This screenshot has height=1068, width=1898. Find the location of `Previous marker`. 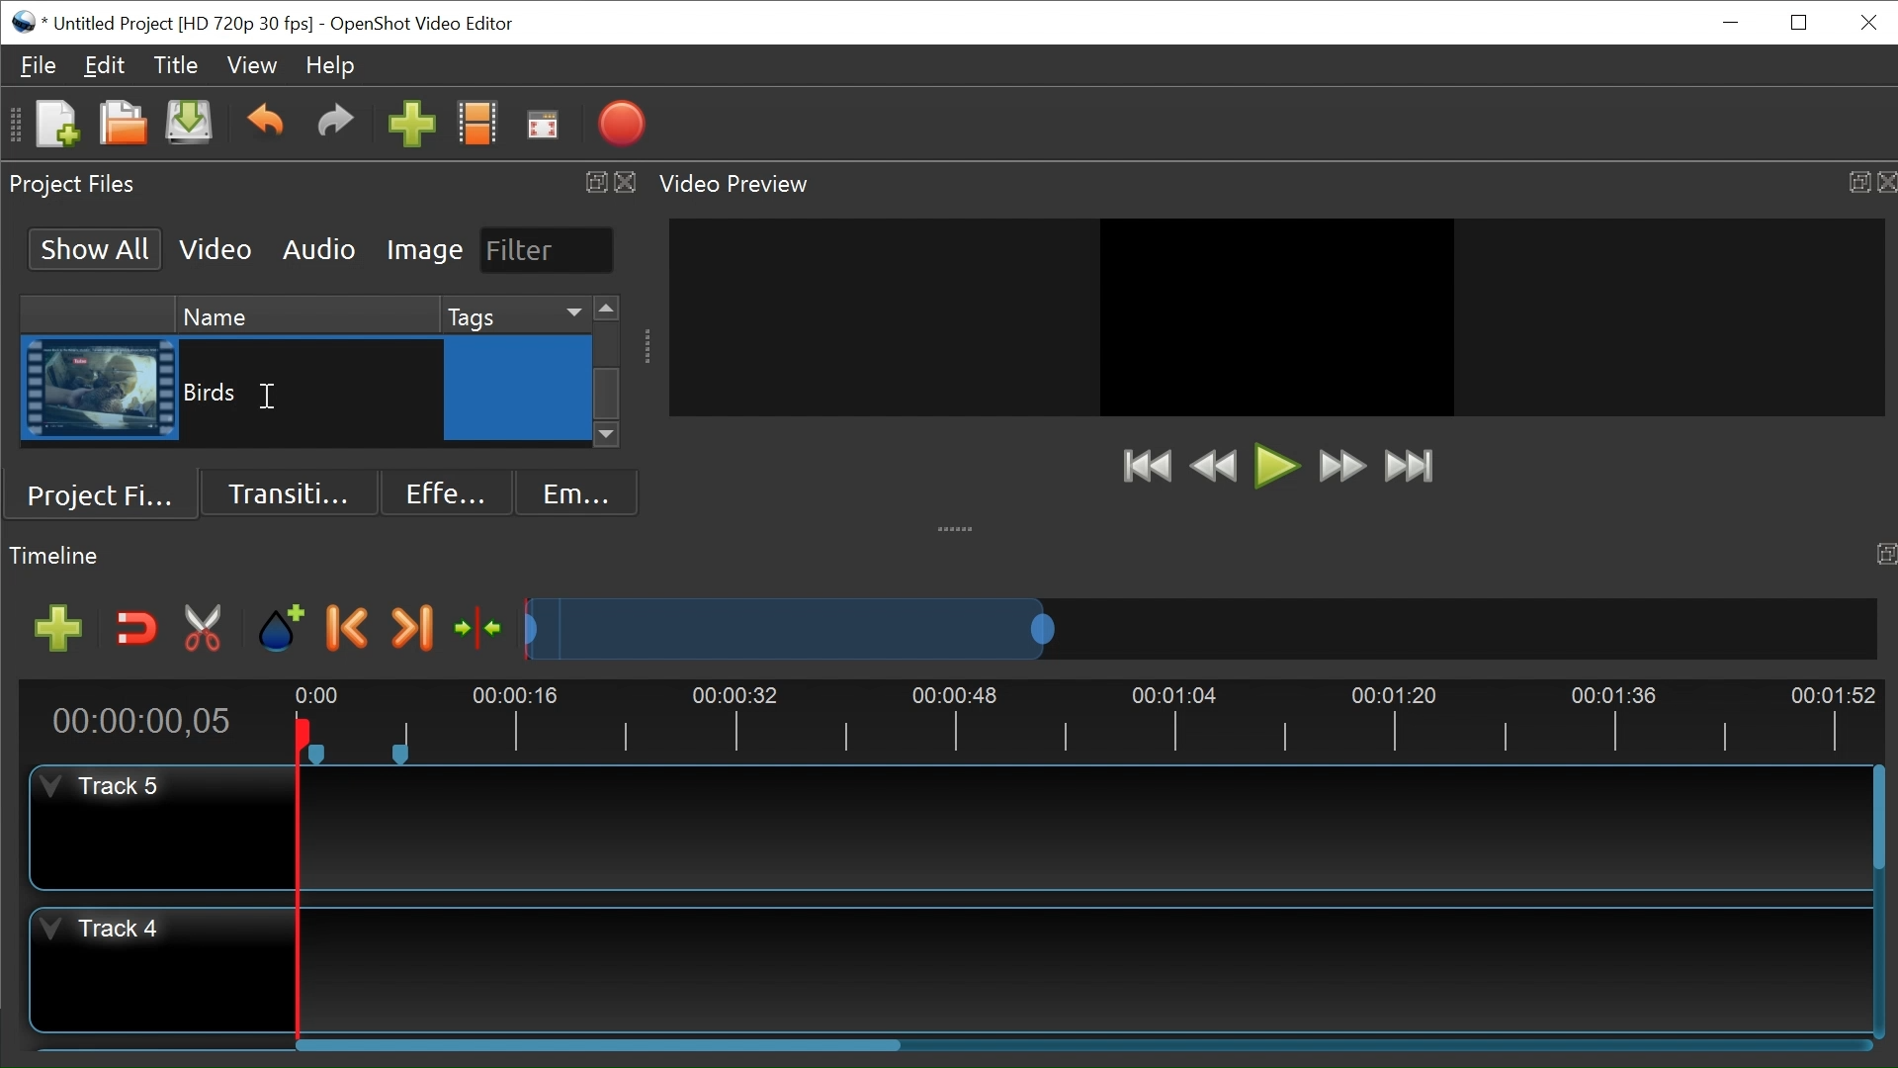

Previous marker is located at coordinates (351, 631).